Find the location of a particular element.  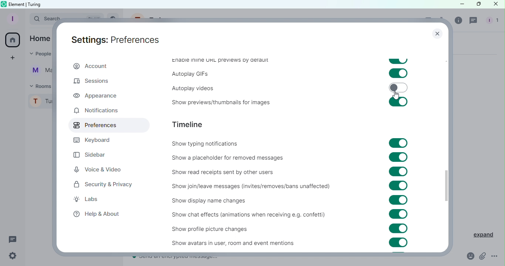

Show avatars in user. room and event mentions is located at coordinates (224, 243).